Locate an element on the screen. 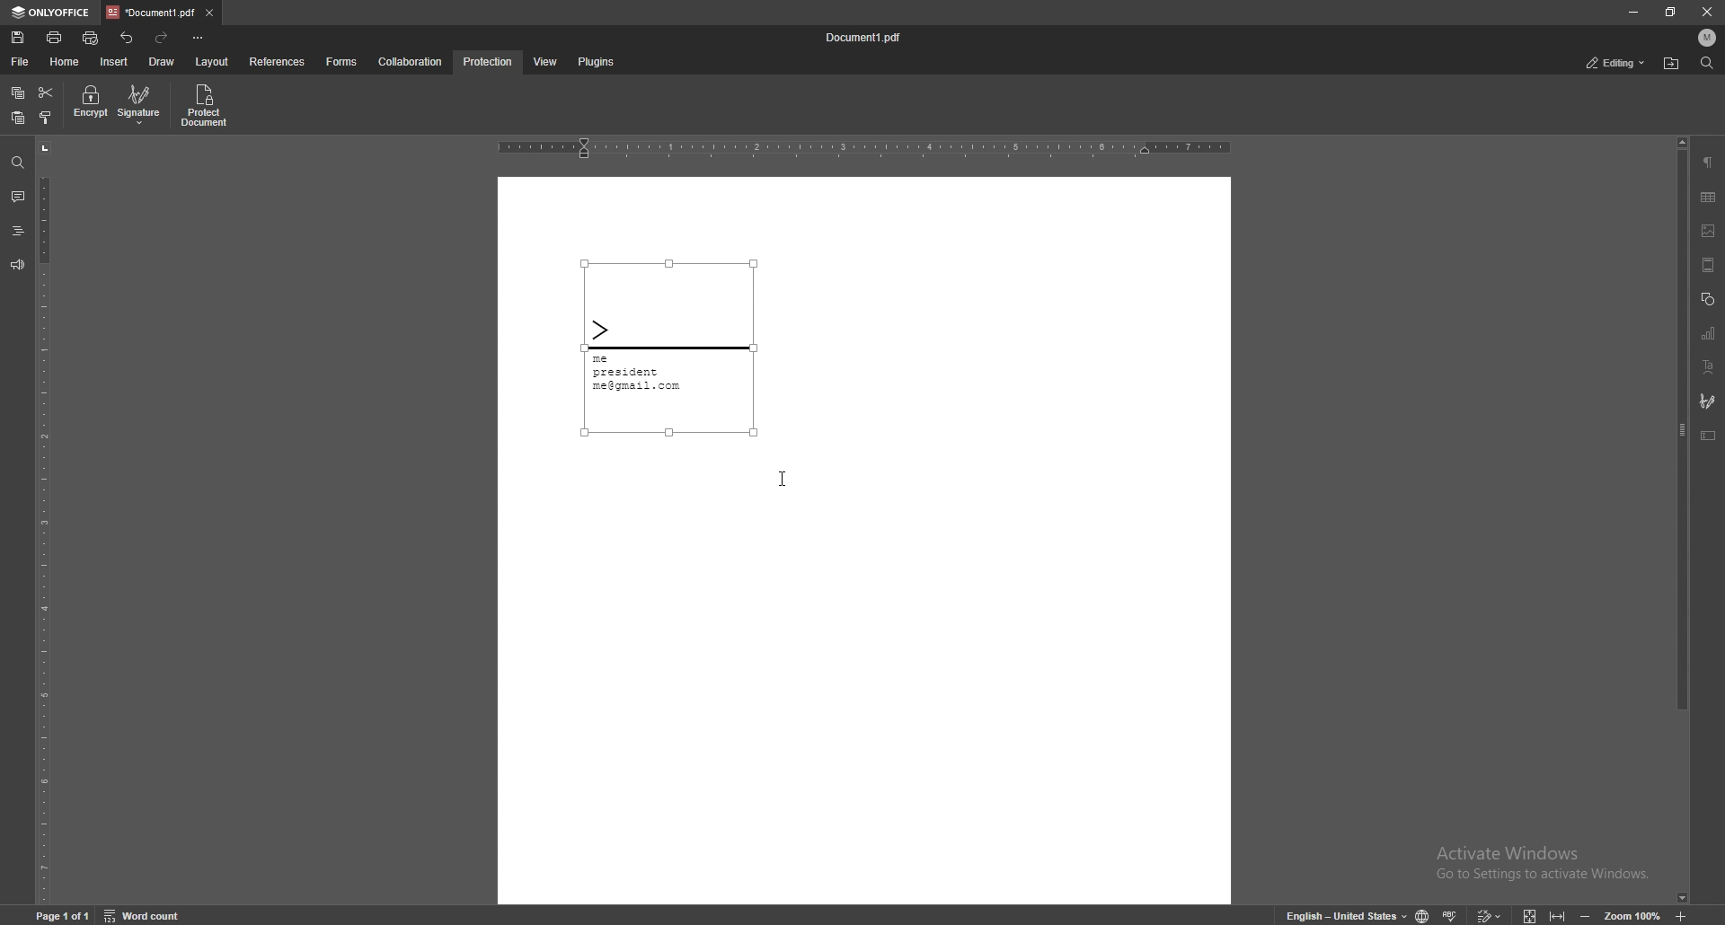 This screenshot has height=925, width=1725. quick print is located at coordinates (92, 40).